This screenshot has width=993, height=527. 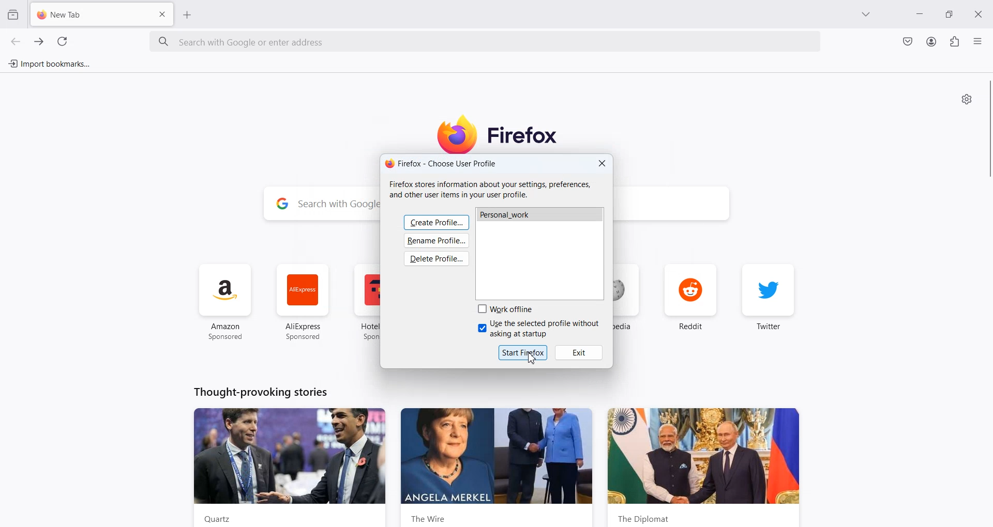 I want to click on Import bookmarks, so click(x=49, y=64).